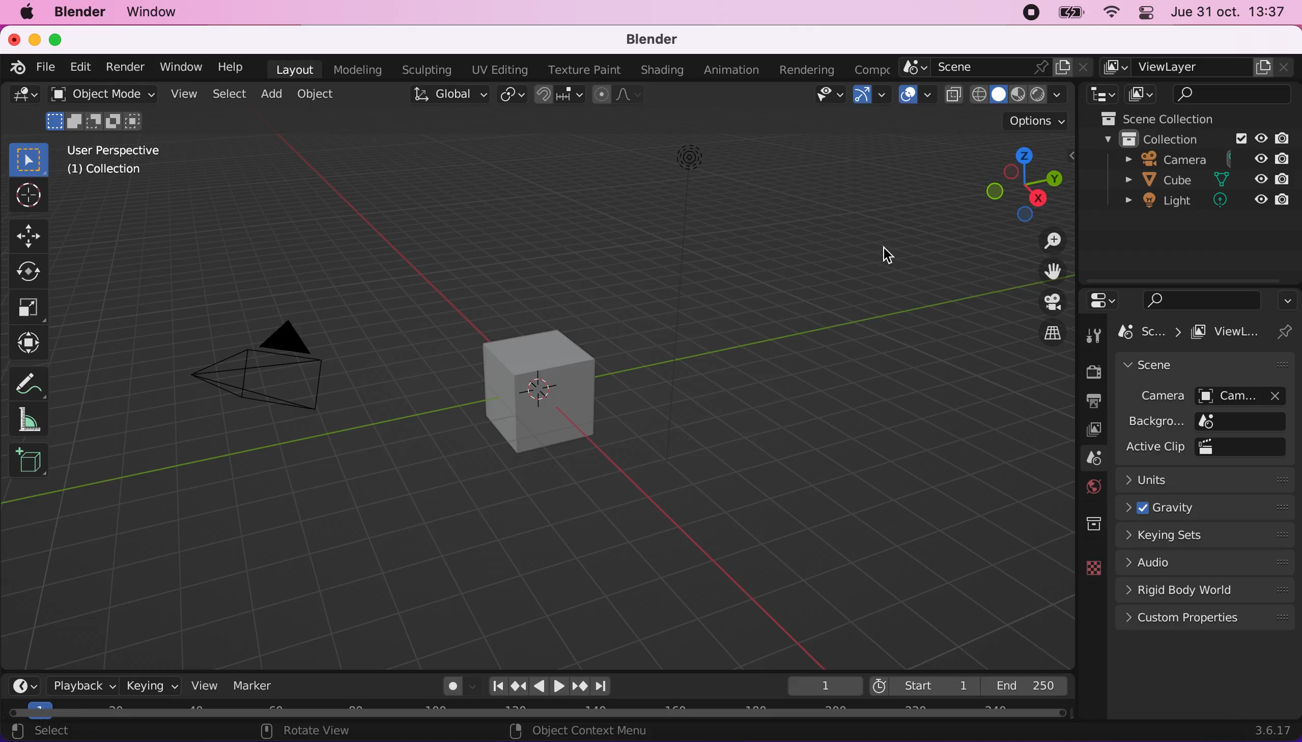 Image resolution: width=1302 pixels, height=742 pixels. I want to click on custom properties, so click(1207, 619).